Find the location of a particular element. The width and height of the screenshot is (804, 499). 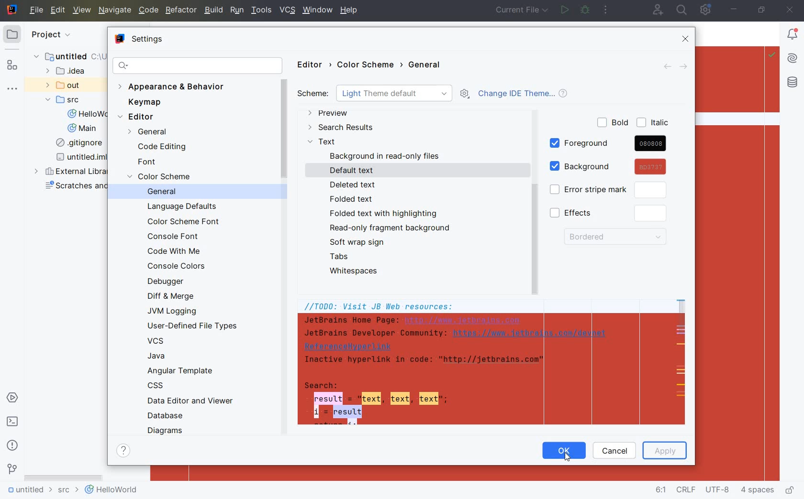

SEARCH SETTINGS is located at coordinates (198, 65).